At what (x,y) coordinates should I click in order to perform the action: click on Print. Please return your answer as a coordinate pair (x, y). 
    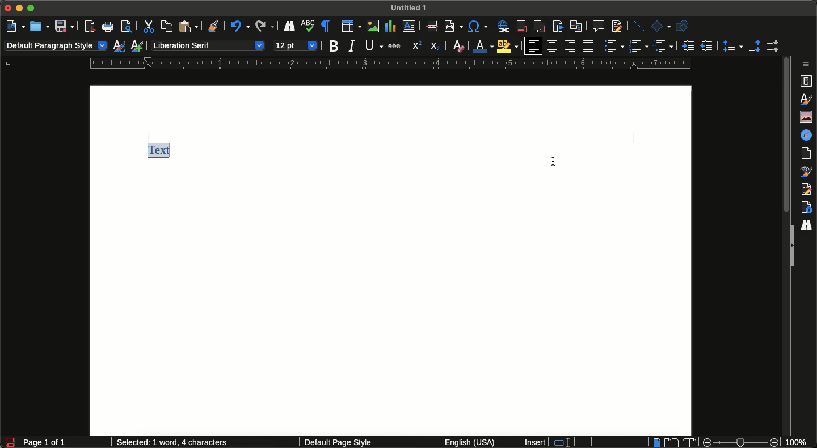
    Looking at the image, I should click on (109, 28).